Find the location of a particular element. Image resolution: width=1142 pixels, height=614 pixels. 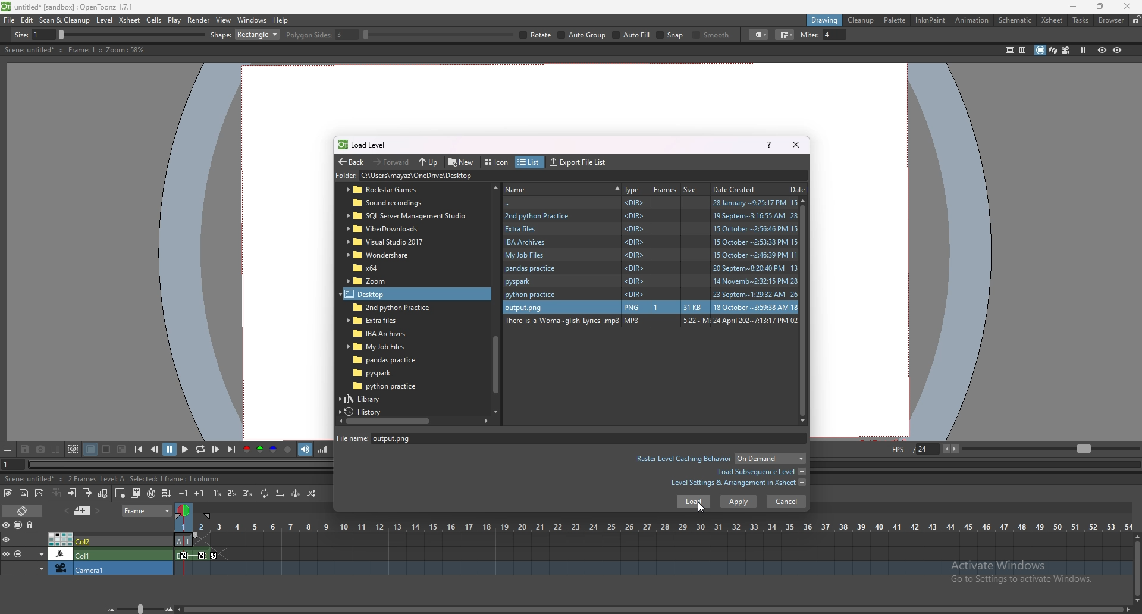

folder is located at coordinates (650, 215).